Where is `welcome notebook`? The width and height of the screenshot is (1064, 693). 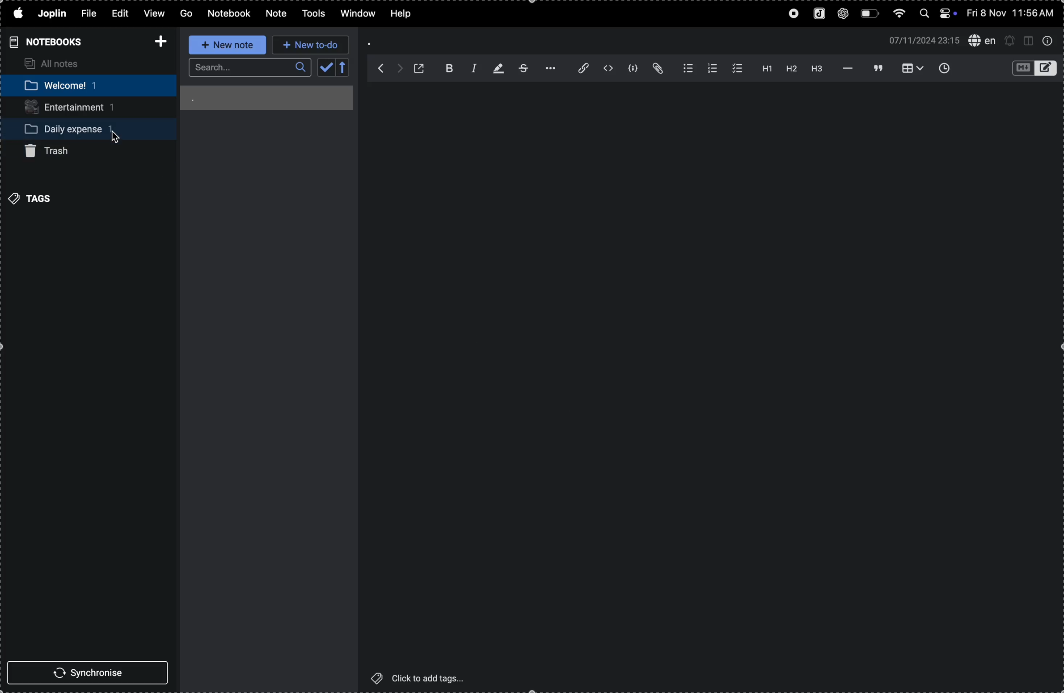
welcome notebook is located at coordinates (79, 86).